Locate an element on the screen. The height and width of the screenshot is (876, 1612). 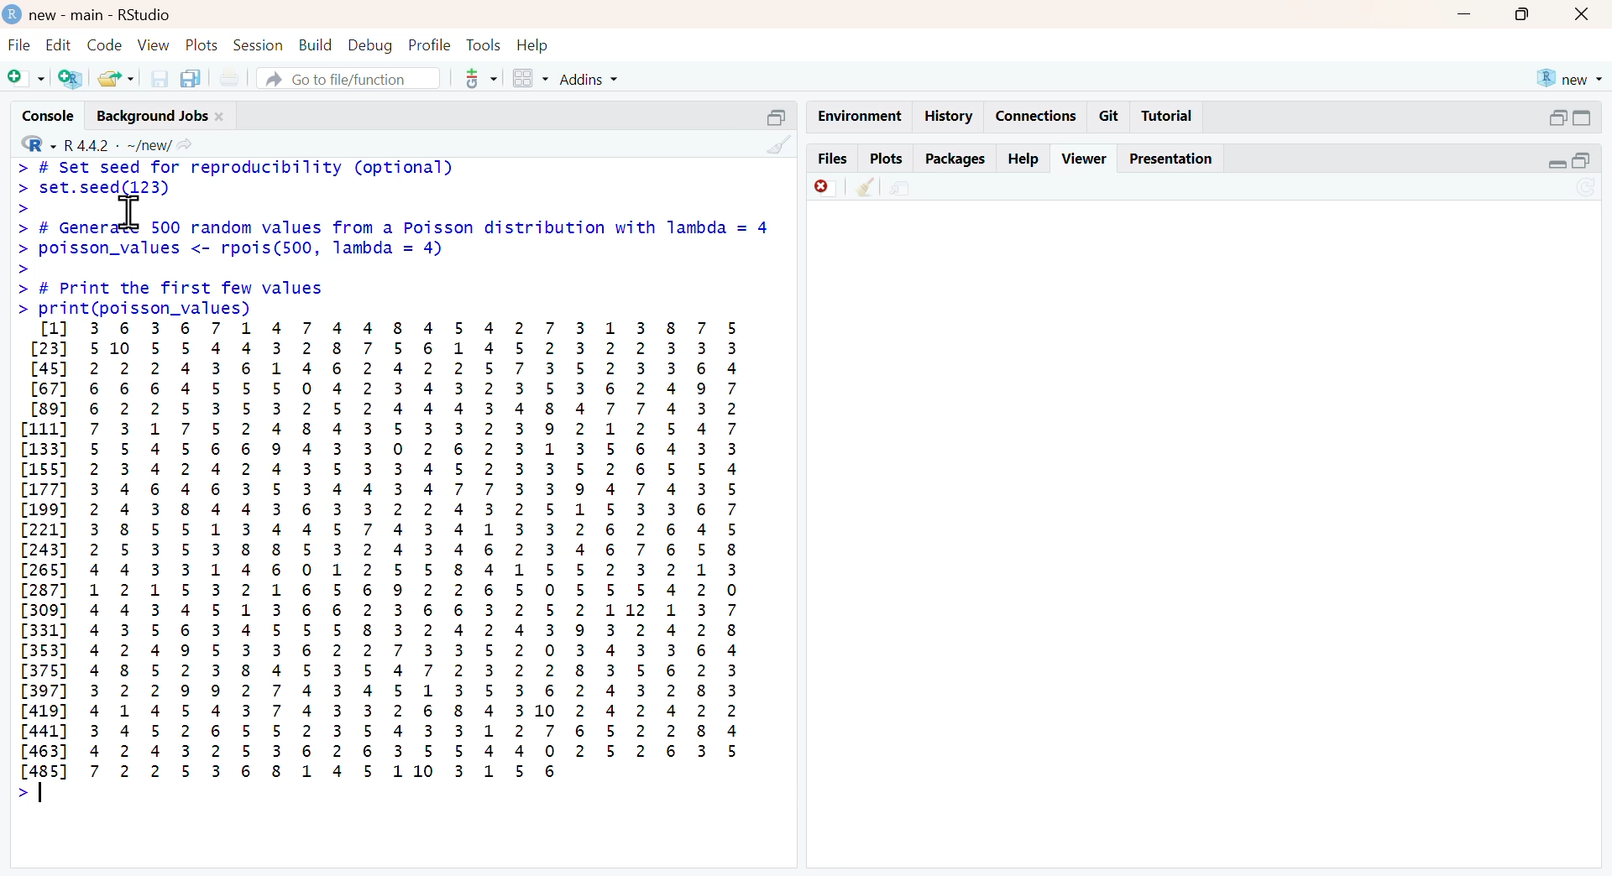
maximise is located at coordinates (1523, 13).